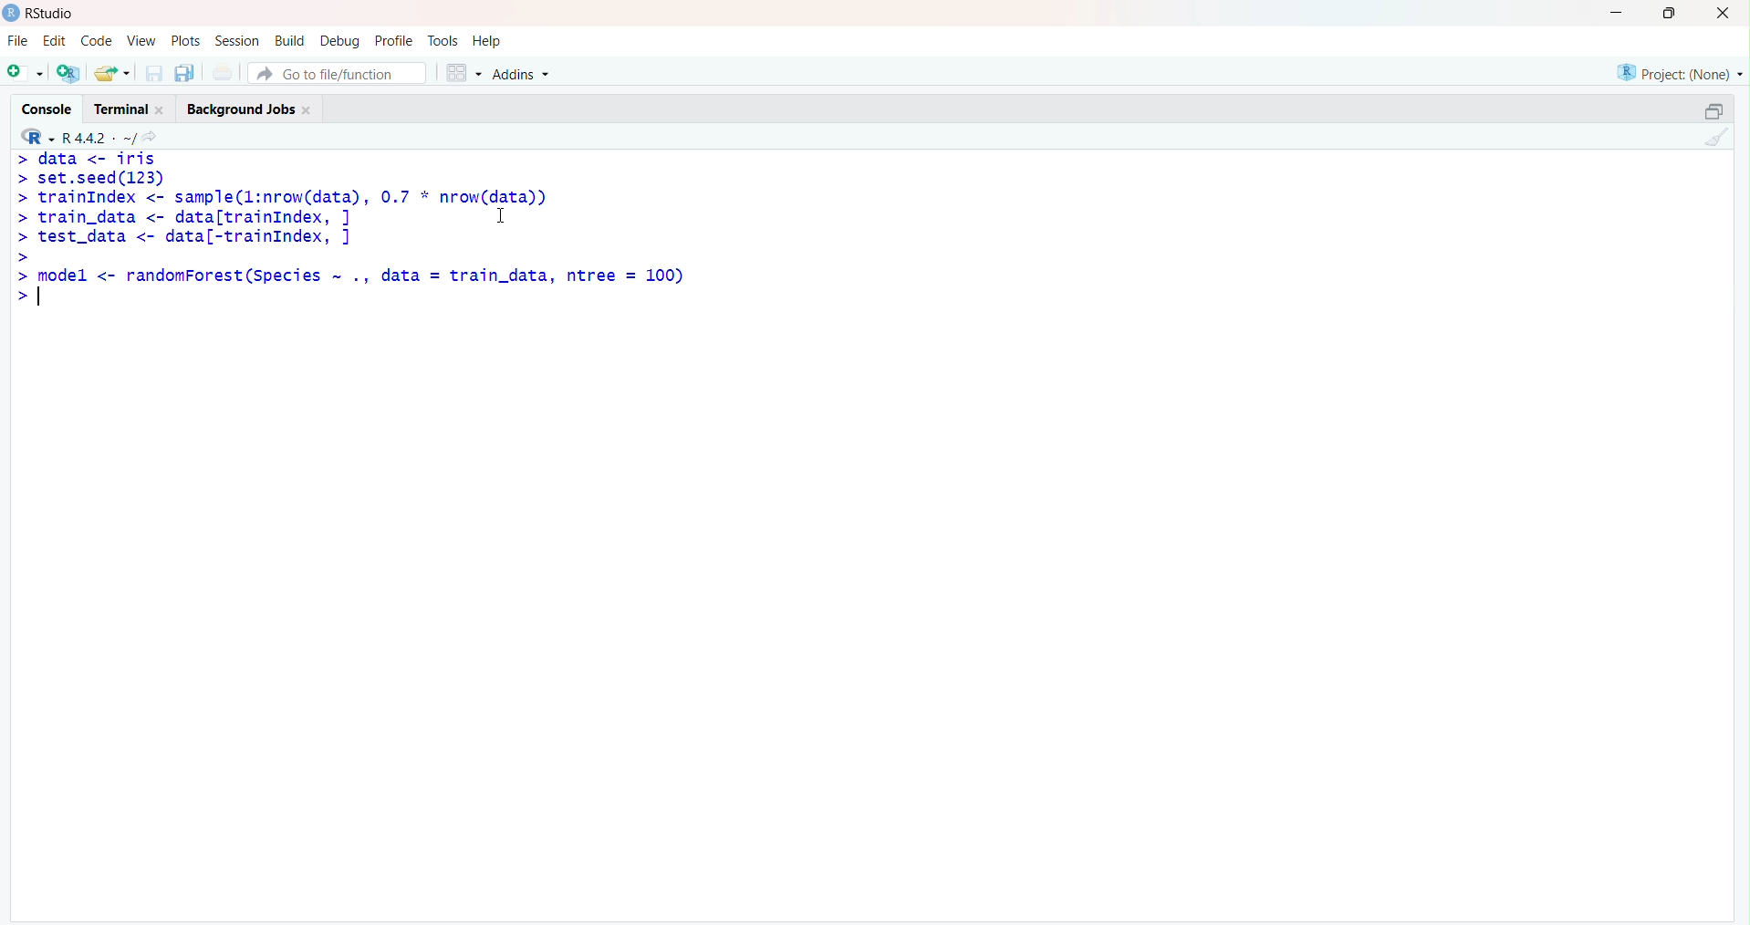  Describe the element at coordinates (22, 237) in the screenshot. I see `Prompt cursor` at that location.